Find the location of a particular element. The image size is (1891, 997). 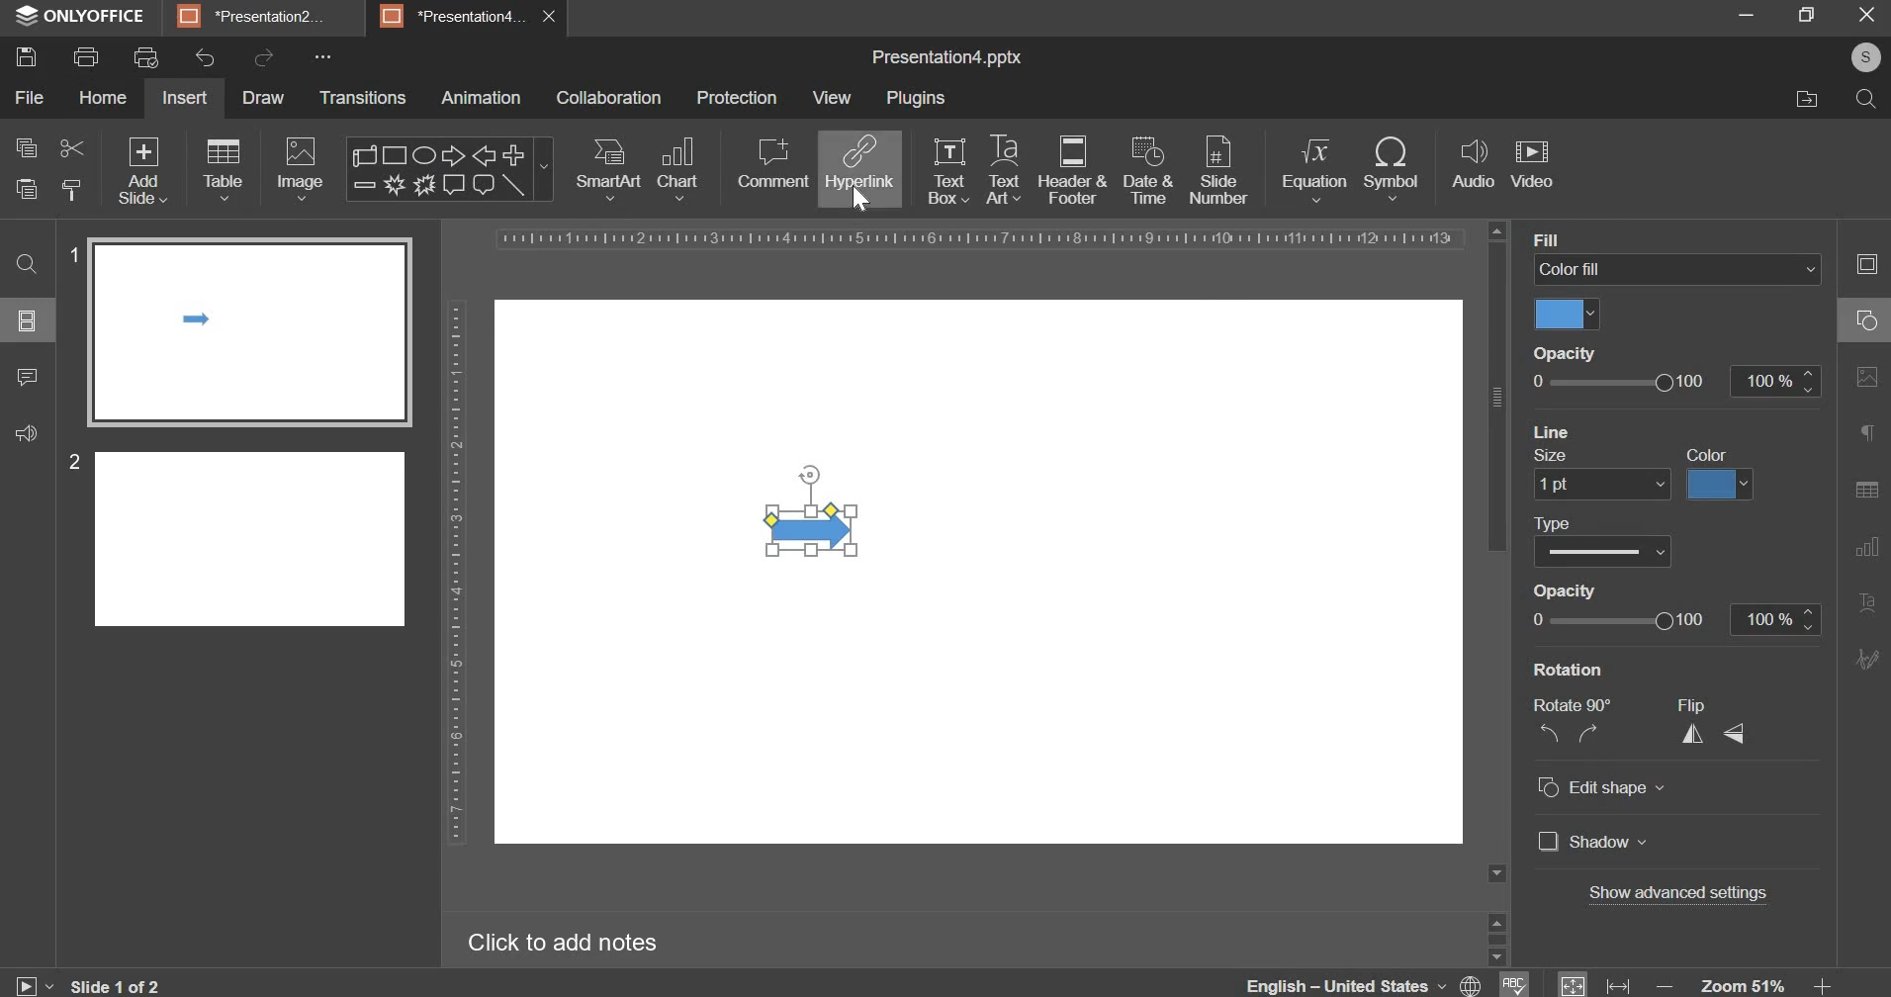

background fill is located at coordinates (1679, 268).